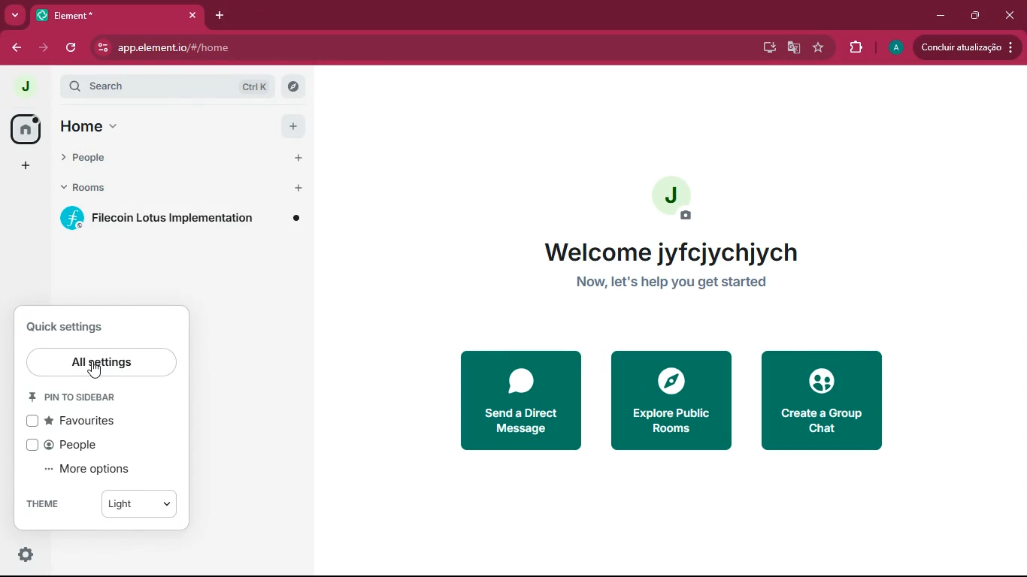  What do you see at coordinates (819, 48) in the screenshot?
I see `favourite` at bounding box center [819, 48].